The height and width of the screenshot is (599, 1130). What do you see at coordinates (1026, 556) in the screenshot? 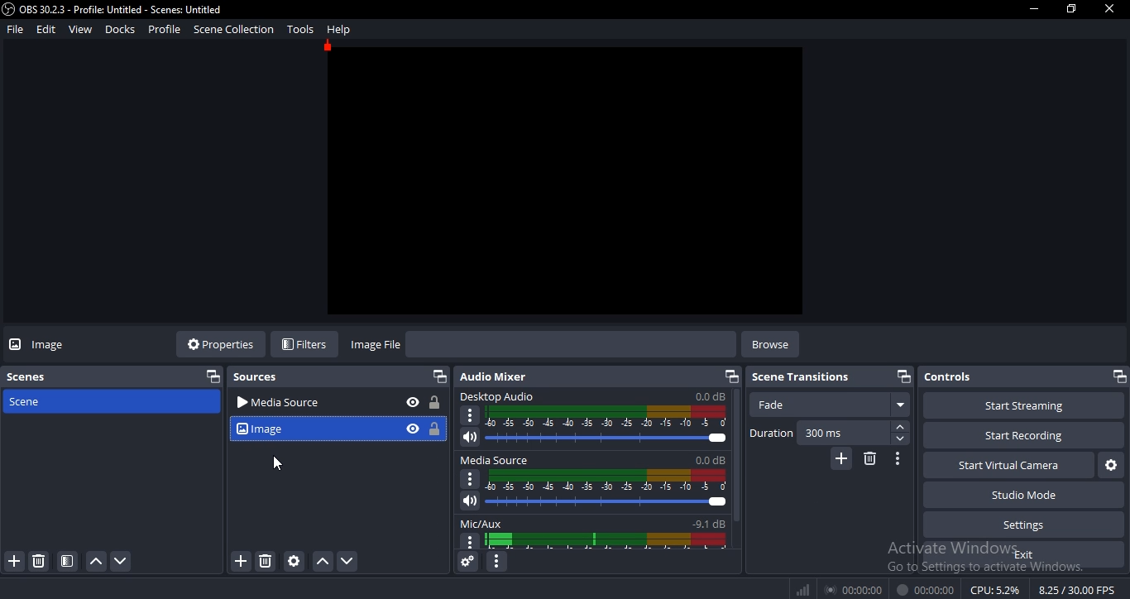
I see `exit` at bounding box center [1026, 556].